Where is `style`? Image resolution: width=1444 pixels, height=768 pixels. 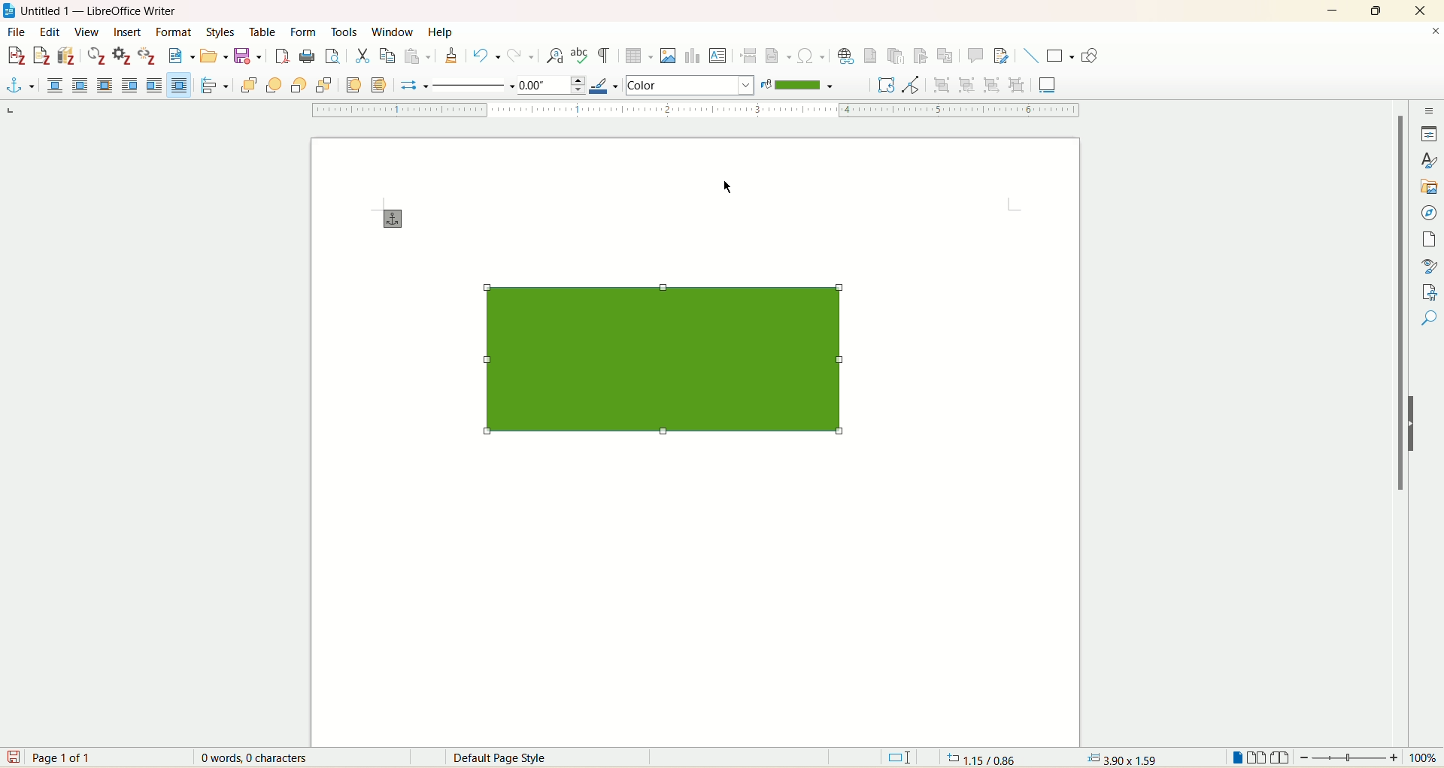
style is located at coordinates (1430, 162).